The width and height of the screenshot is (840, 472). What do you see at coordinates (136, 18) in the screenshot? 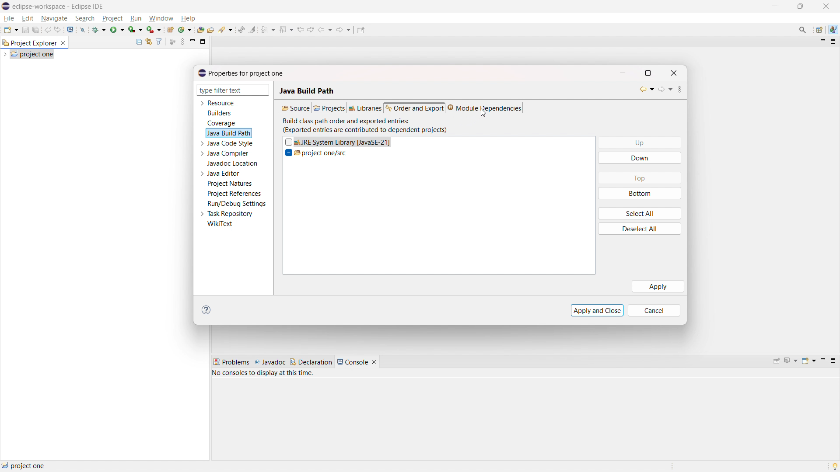
I see `run` at bounding box center [136, 18].